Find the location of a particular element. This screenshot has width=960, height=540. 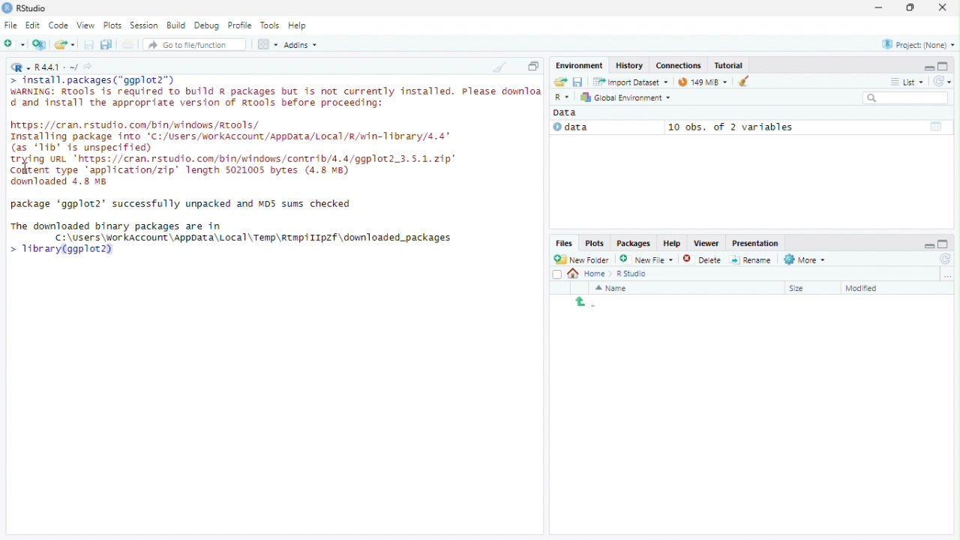

selected language - R is located at coordinates (562, 97).